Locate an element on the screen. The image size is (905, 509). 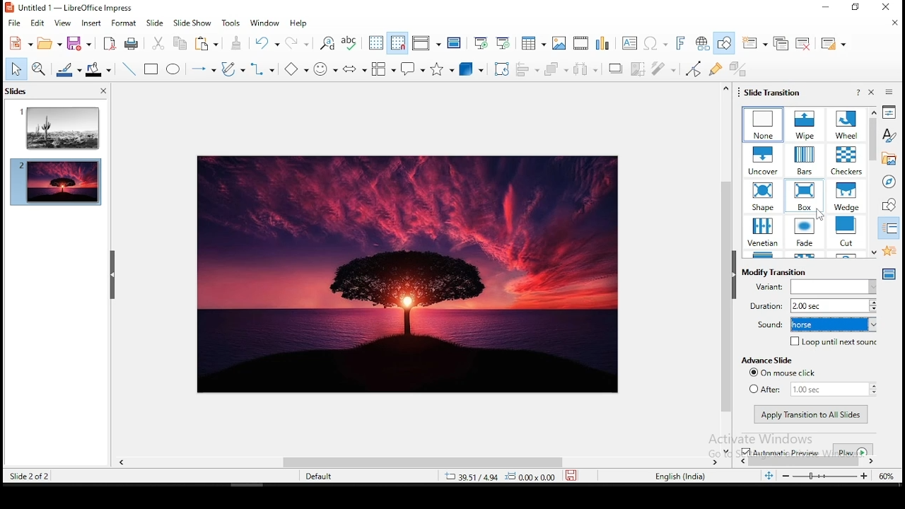
fill color is located at coordinates (100, 69).